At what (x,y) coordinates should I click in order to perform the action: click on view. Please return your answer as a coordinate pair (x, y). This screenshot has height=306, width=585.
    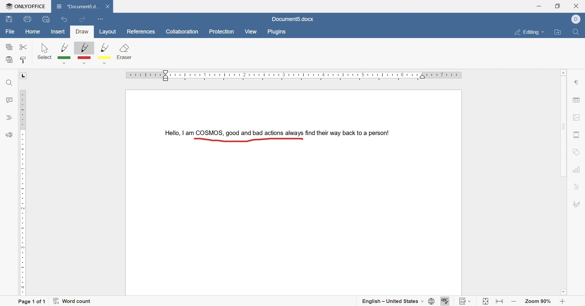
    Looking at the image, I should click on (250, 31).